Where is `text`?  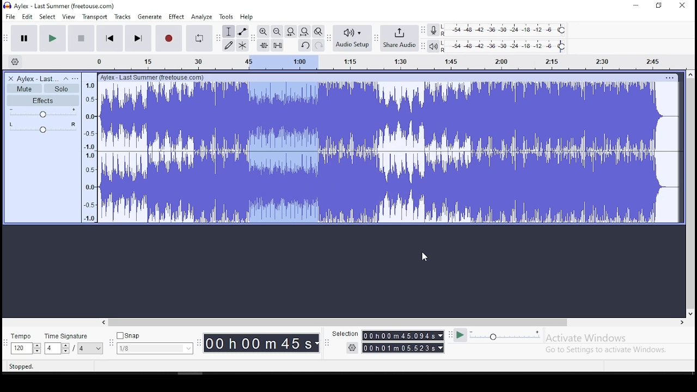 text is located at coordinates (162, 77).